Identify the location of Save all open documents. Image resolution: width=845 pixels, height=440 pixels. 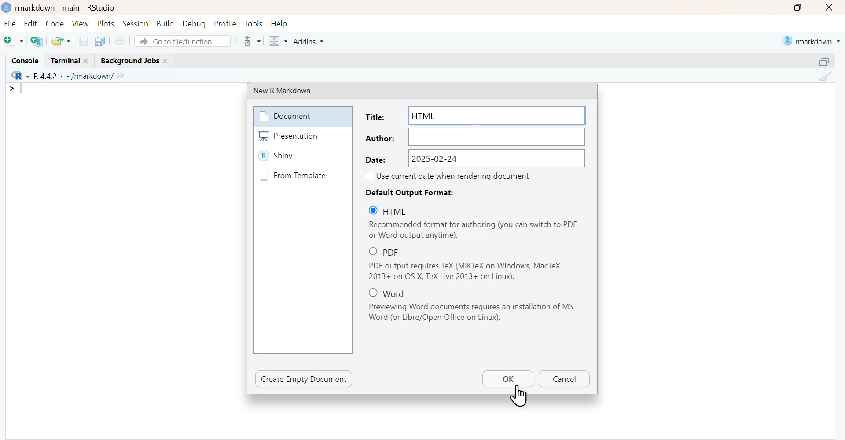
(101, 41).